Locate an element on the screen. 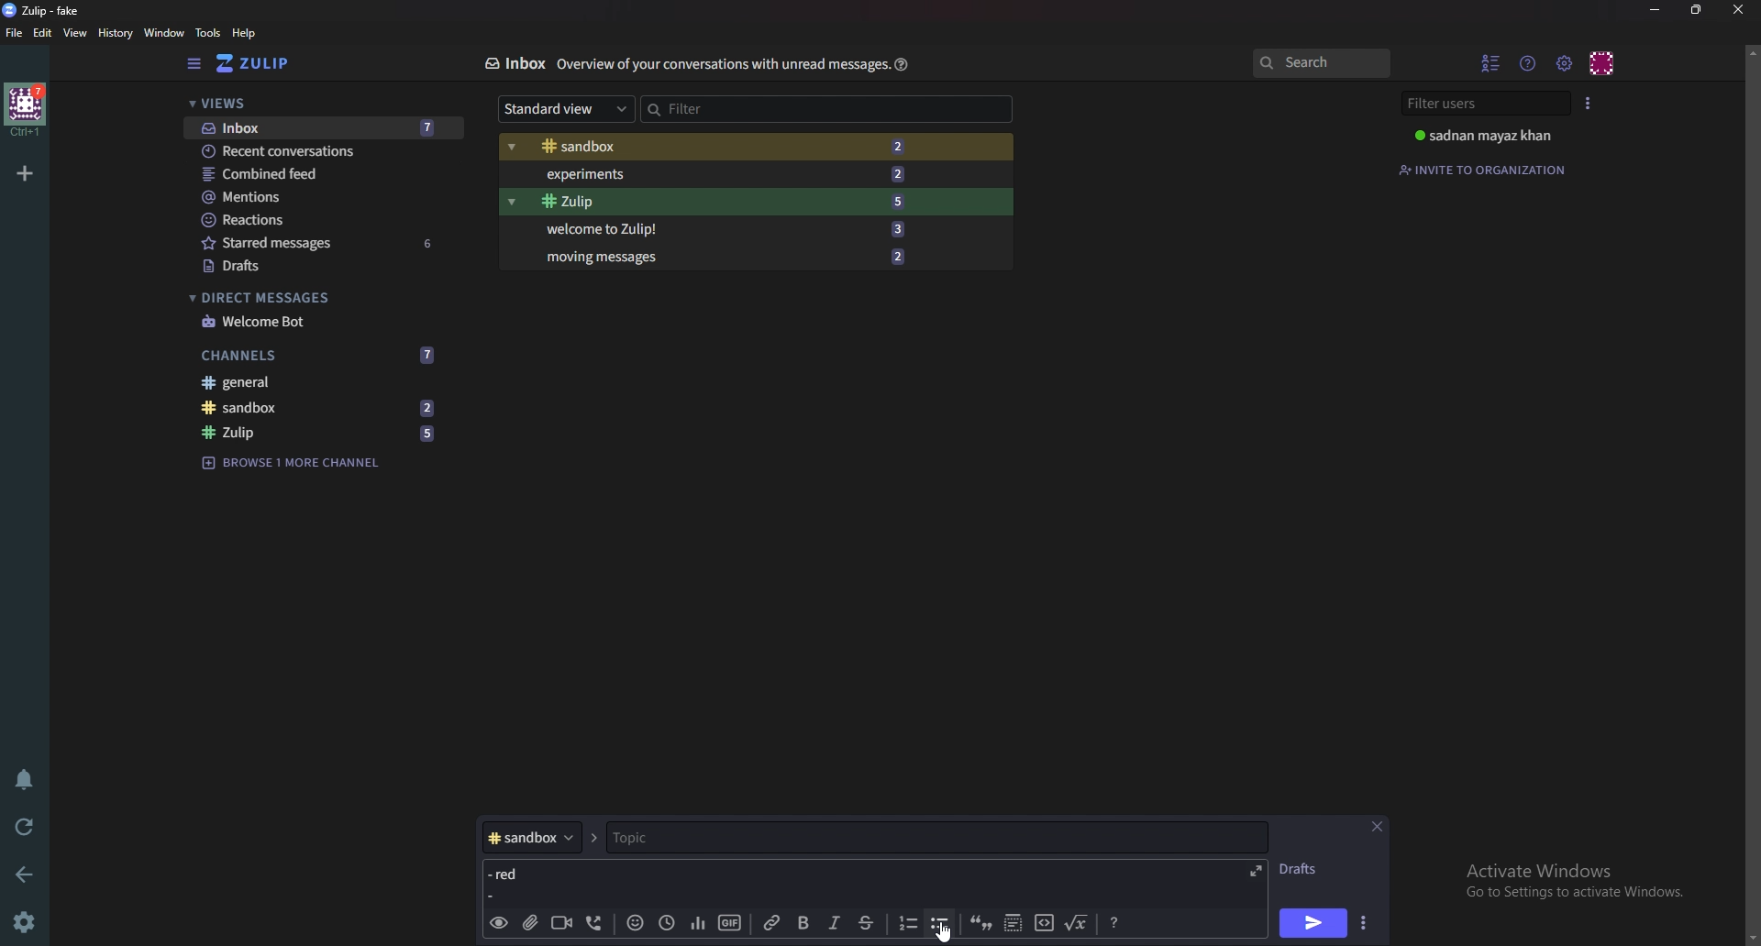 Image resolution: width=1761 pixels, height=946 pixels. Filter is located at coordinates (719, 108).